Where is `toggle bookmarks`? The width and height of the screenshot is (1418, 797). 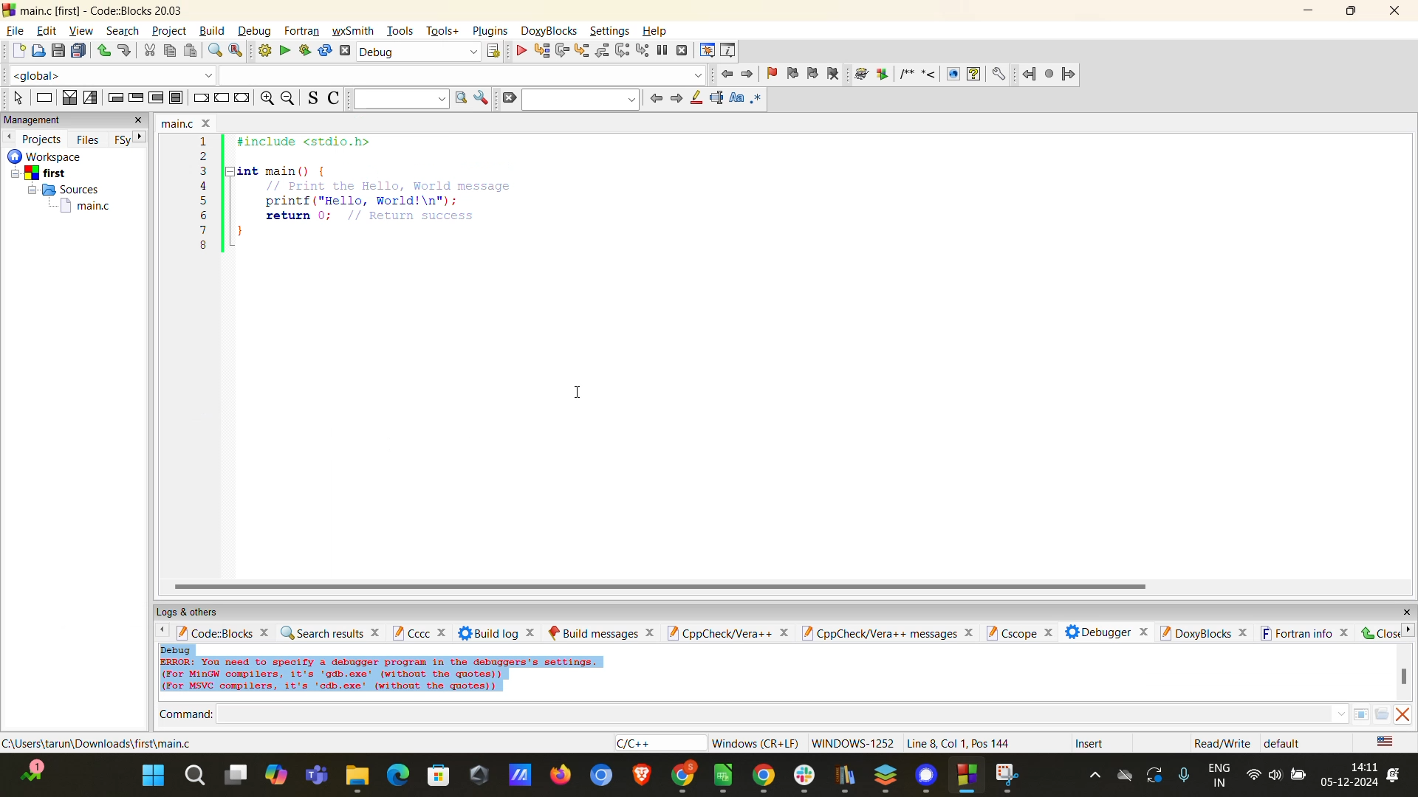 toggle bookmarks is located at coordinates (773, 75).